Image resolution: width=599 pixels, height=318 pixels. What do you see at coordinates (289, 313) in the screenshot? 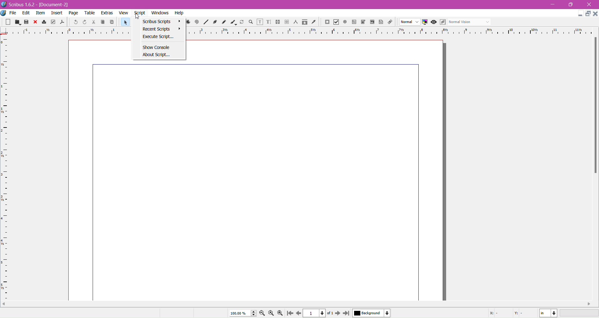
I see `Go to the first page` at bounding box center [289, 313].